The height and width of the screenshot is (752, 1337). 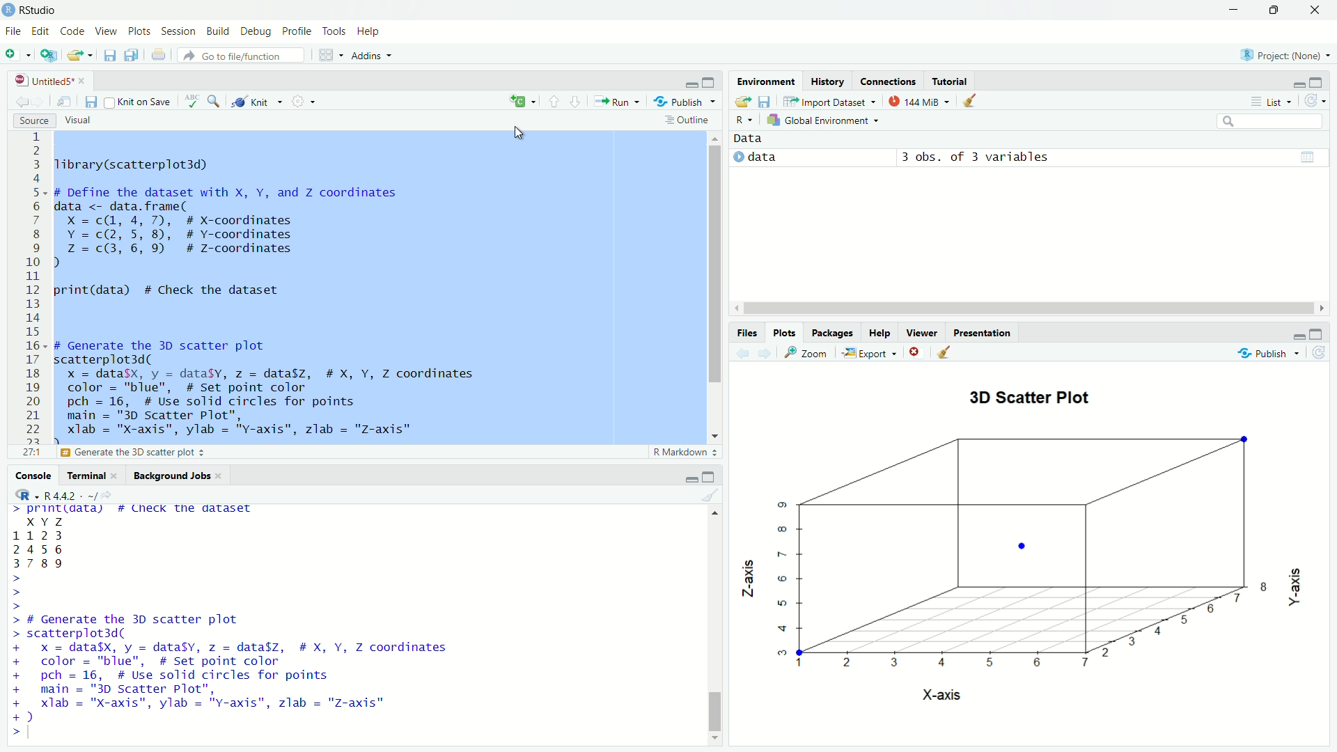 I want to click on typing cursor, so click(x=35, y=735).